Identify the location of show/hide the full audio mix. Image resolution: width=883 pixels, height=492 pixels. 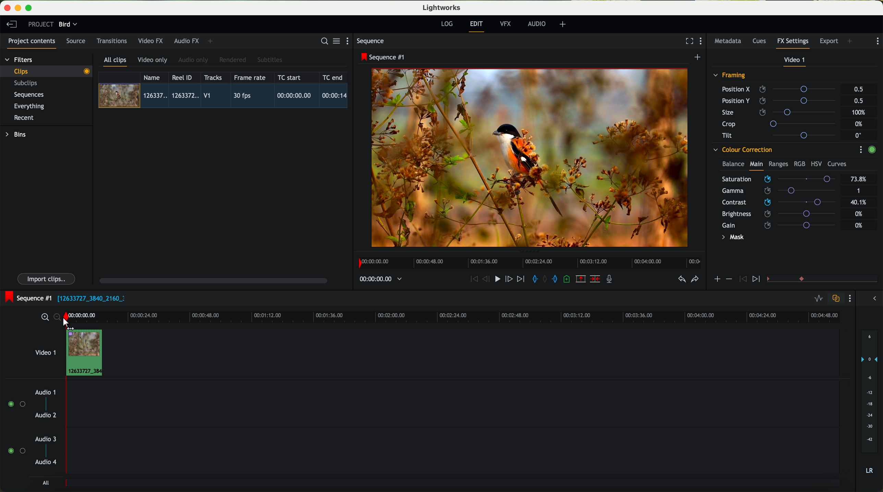
(872, 299).